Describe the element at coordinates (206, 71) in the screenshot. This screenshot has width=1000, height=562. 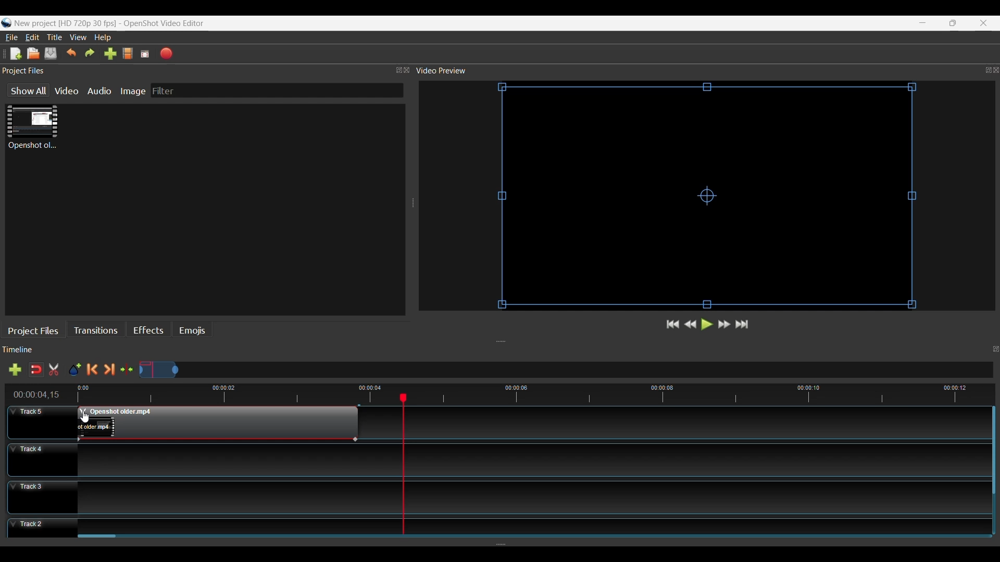
I see `Project Files Panel` at that location.